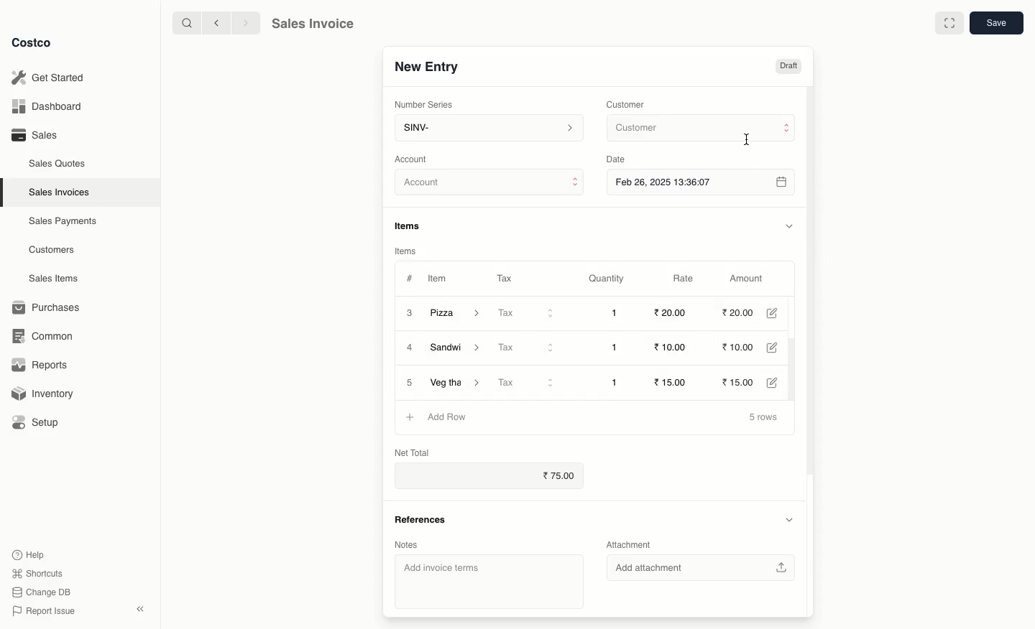 The width and height of the screenshot is (1035, 629). What do you see at coordinates (741, 140) in the screenshot?
I see `Cursor` at bounding box center [741, 140].